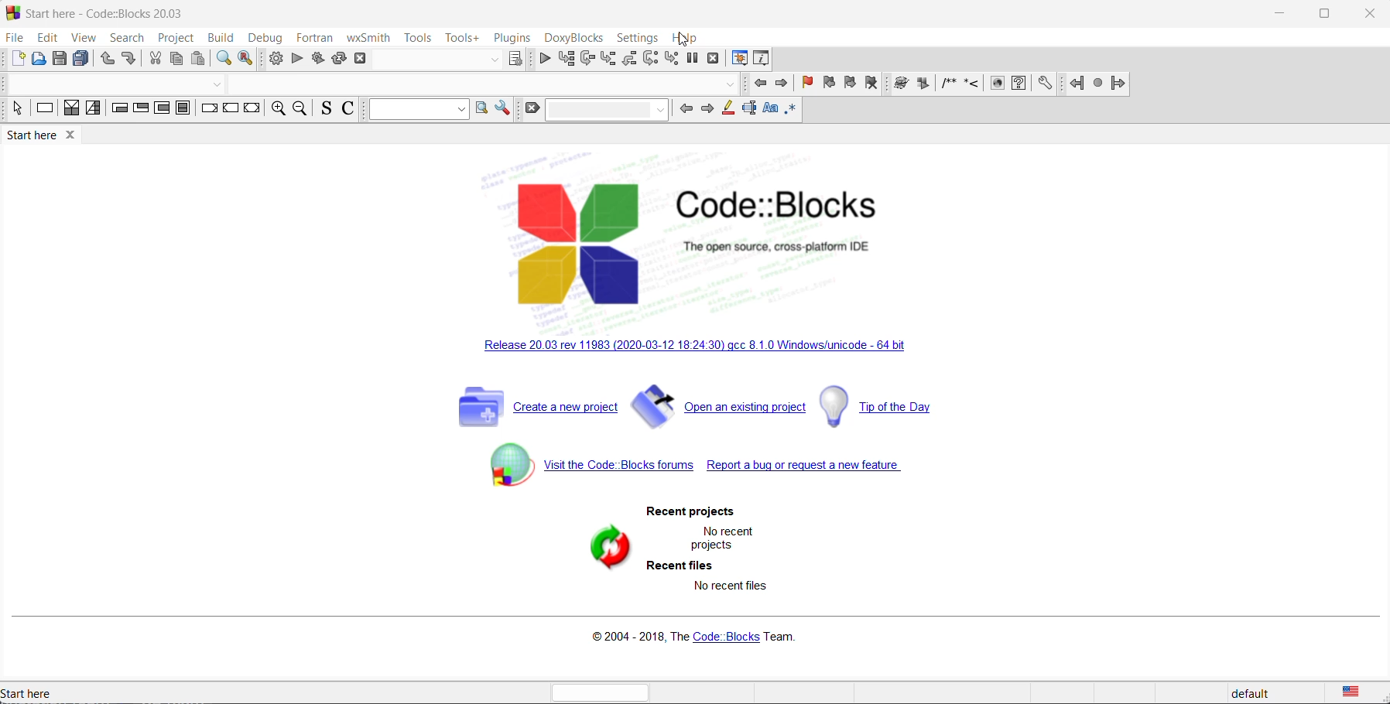 The width and height of the screenshot is (1390, 704). What do you see at coordinates (266, 36) in the screenshot?
I see `debug` at bounding box center [266, 36].